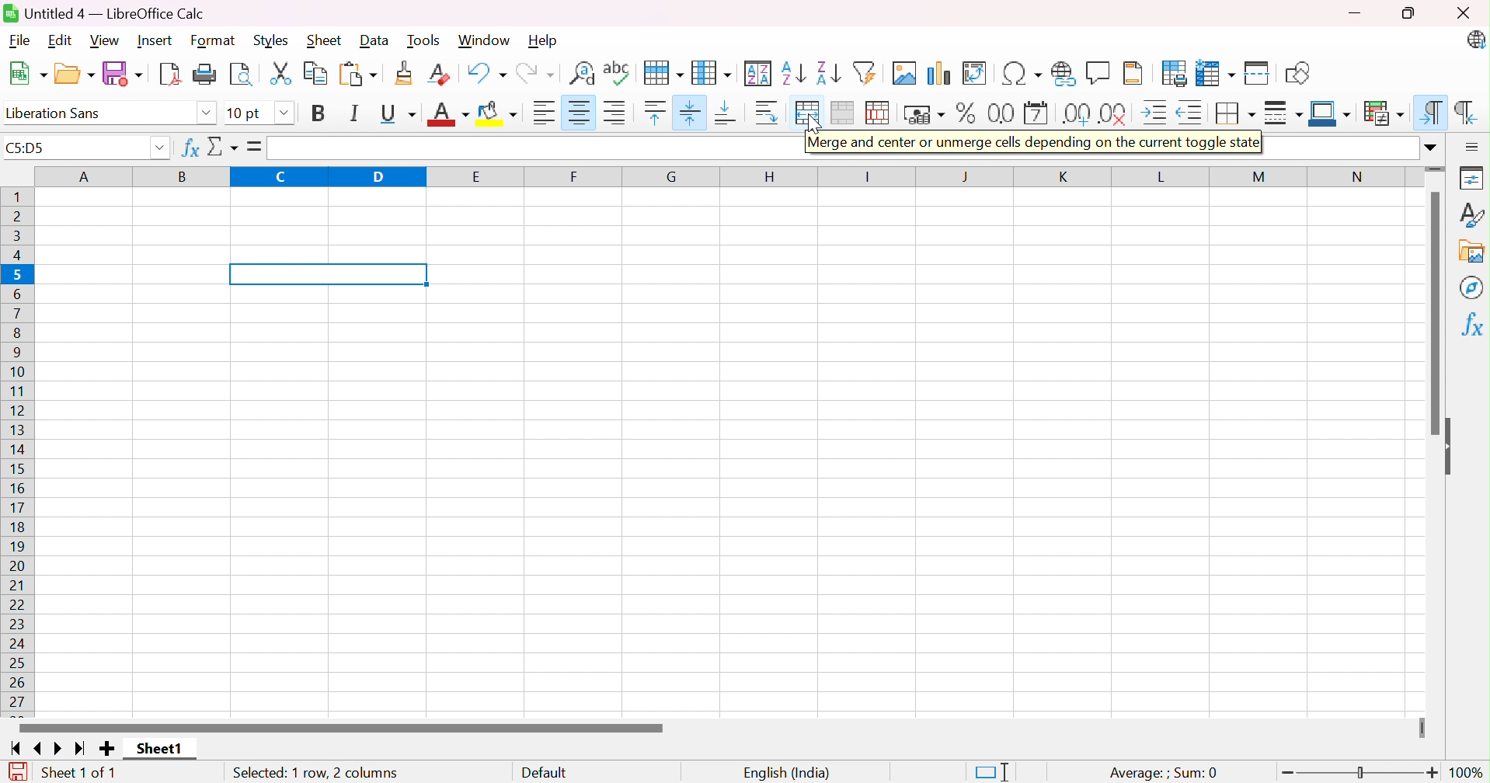 This screenshot has height=783, width=1490. Describe the element at coordinates (1329, 113) in the screenshot. I see `Border Color` at that location.